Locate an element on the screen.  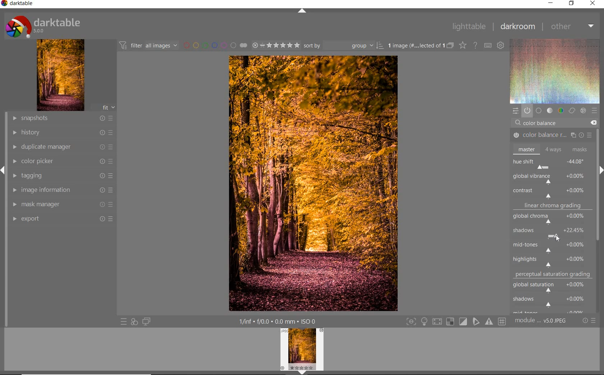
module order is located at coordinates (540, 321).